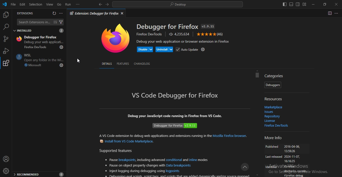 This screenshot has width=342, height=177. What do you see at coordinates (22, 4) in the screenshot?
I see `edit` at bounding box center [22, 4].